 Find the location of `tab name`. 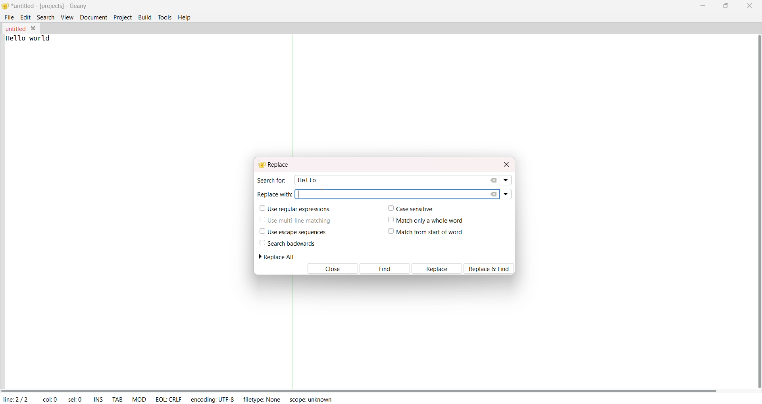

tab name is located at coordinates (15, 29).